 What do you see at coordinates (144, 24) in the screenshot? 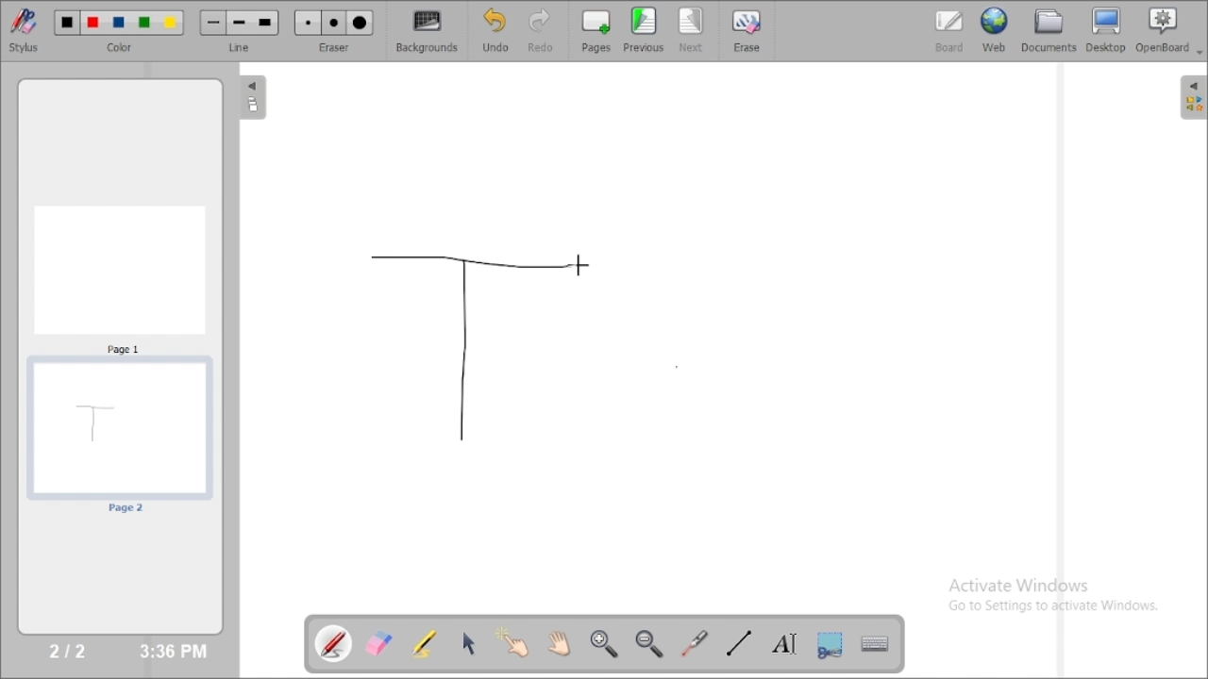
I see `Color 4` at bounding box center [144, 24].